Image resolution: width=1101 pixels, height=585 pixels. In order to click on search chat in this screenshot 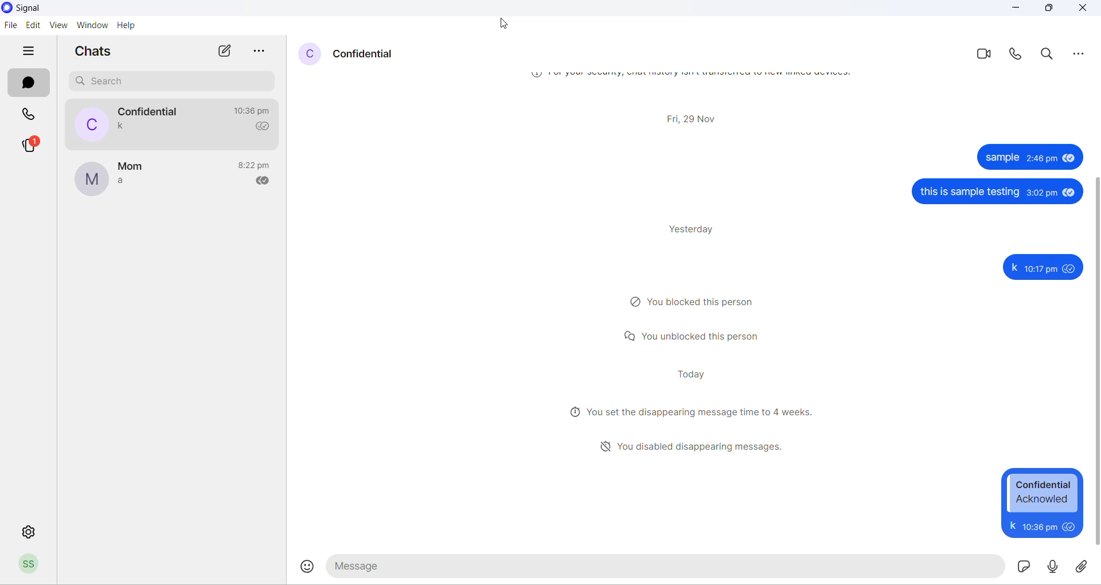, I will do `click(173, 82)`.